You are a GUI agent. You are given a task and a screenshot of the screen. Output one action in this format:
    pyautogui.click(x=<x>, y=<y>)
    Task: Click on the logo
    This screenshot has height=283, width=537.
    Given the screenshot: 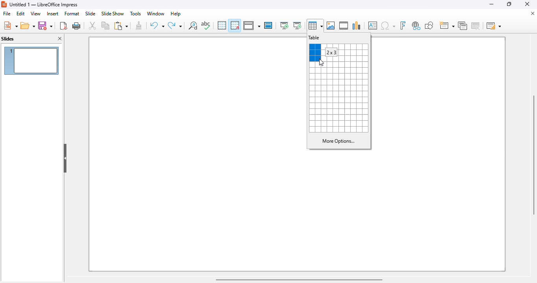 What is the action you would take?
    pyautogui.click(x=4, y=5)
    